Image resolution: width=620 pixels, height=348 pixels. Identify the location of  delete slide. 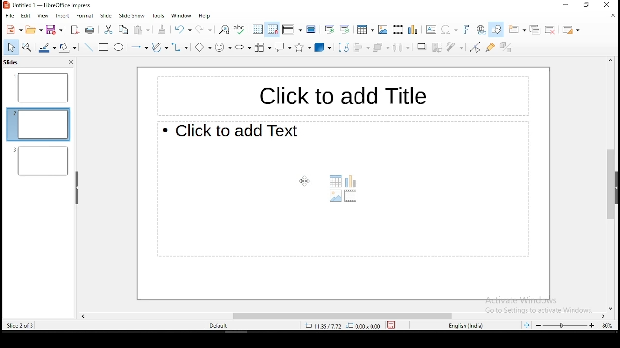
(550, 29).